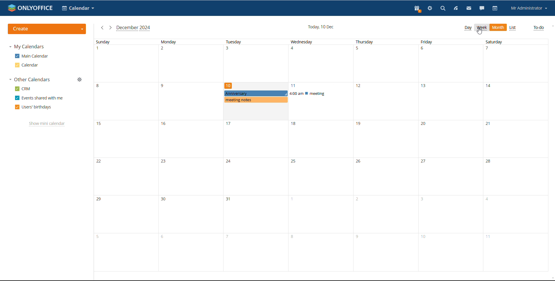 This screenshot has width=555, height=281. What do you see at coordinates (495, 8) in the screenshot?
I see `calendar` at bounding box center [495, 8].